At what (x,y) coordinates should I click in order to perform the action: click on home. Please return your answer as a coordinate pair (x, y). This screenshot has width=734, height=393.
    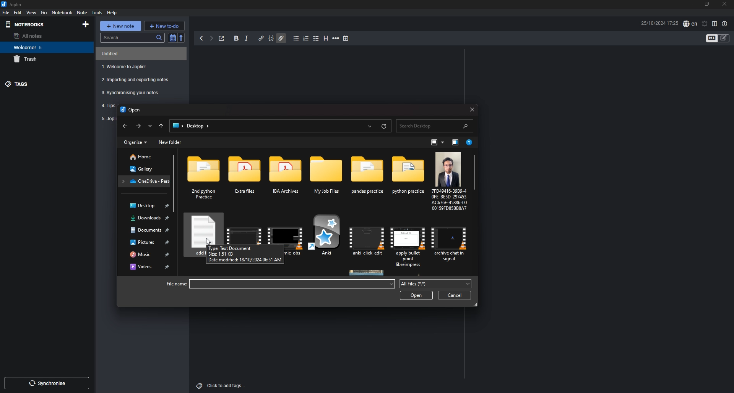
    Looking at the image, I should click on (145, 157).